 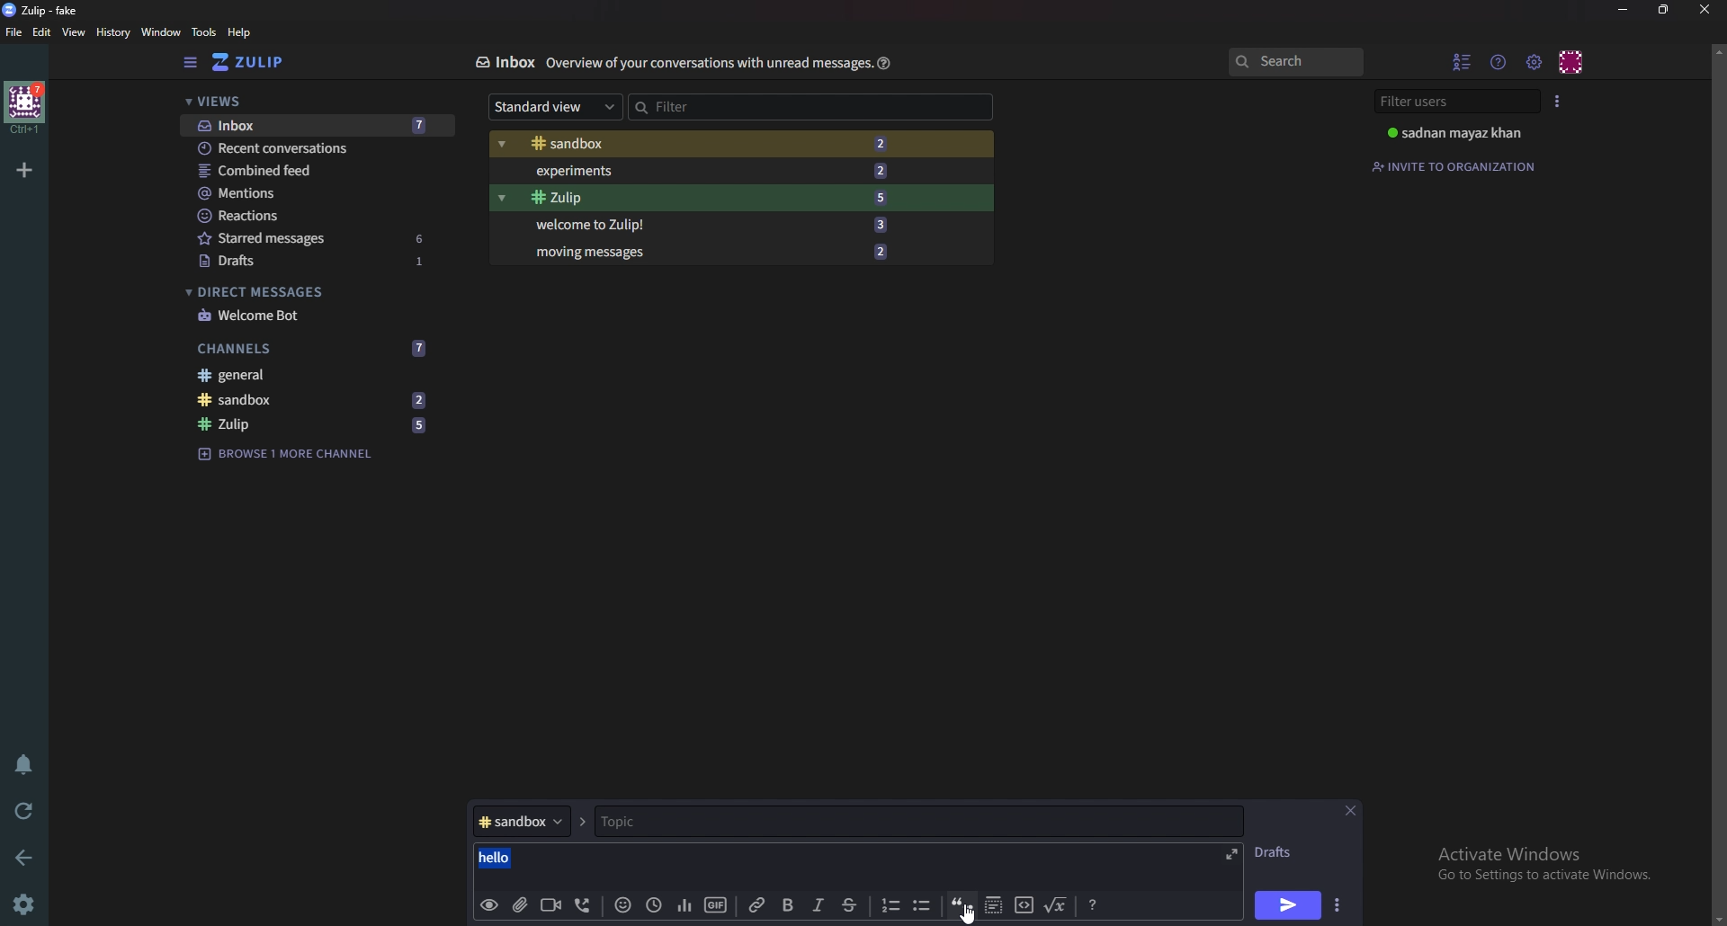 What do you see at coordinates (205, 33) in the screenshot?
I see `Tools` at bounding box center [205, 33].